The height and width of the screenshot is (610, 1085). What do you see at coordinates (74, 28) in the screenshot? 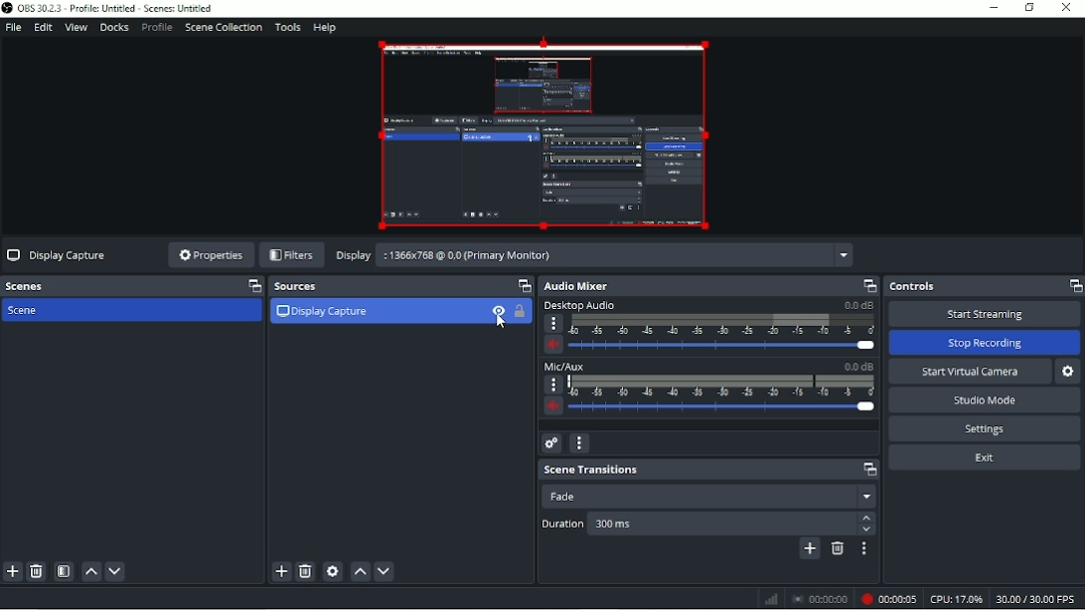
I see `View` at bounding box center [74, 28].